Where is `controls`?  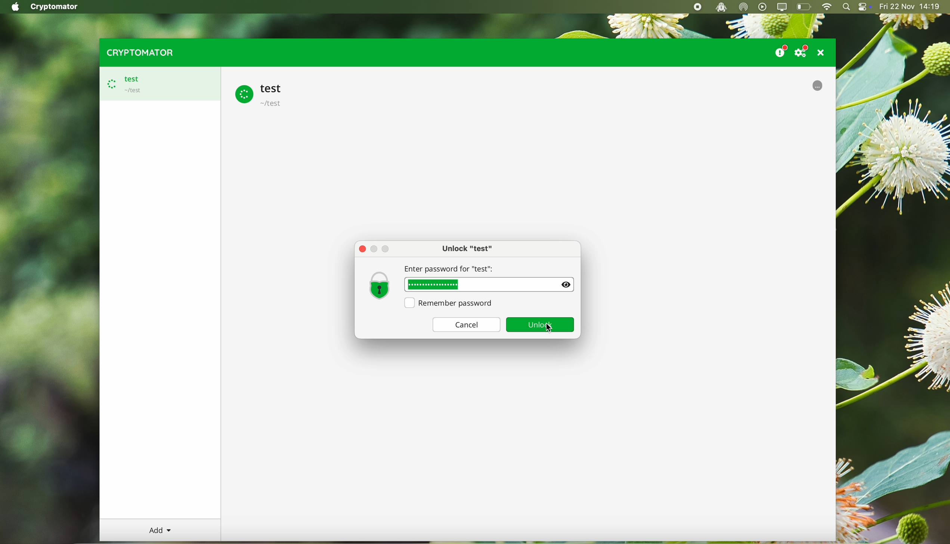 controls is located at coordinates (864, 7).